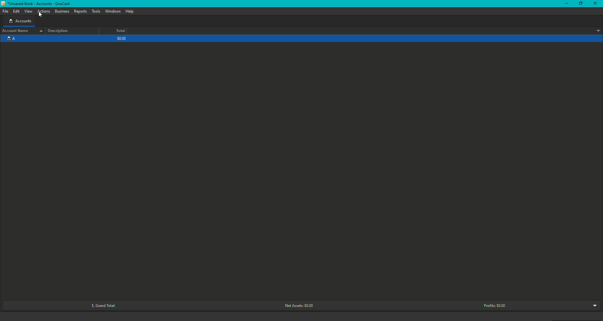  Describe the element at coordinates (115, 31) in the screenshot. I see `Total` at that location.